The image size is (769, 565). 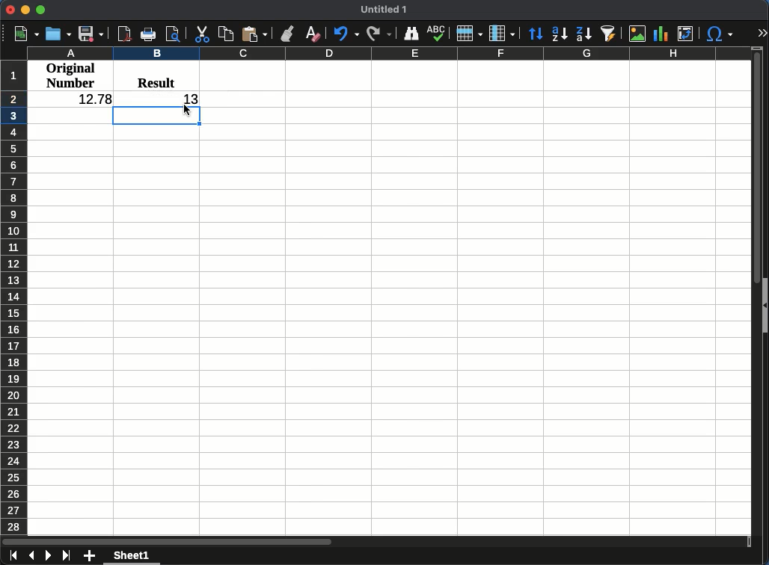 What do you see at coordinates (67, 555) in the screenshot?
I see `last sheet` at bounding box center [67, 555].